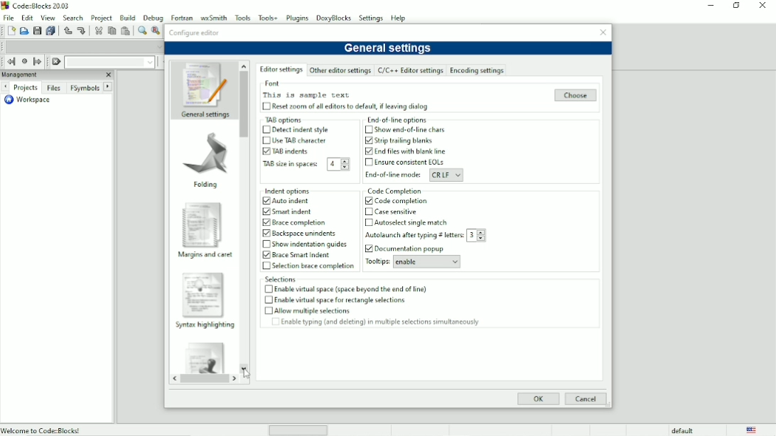  What do you see at coordinates (293, 119) in the screenshot?
I see `TAB options` at bounding box center [293, 119].